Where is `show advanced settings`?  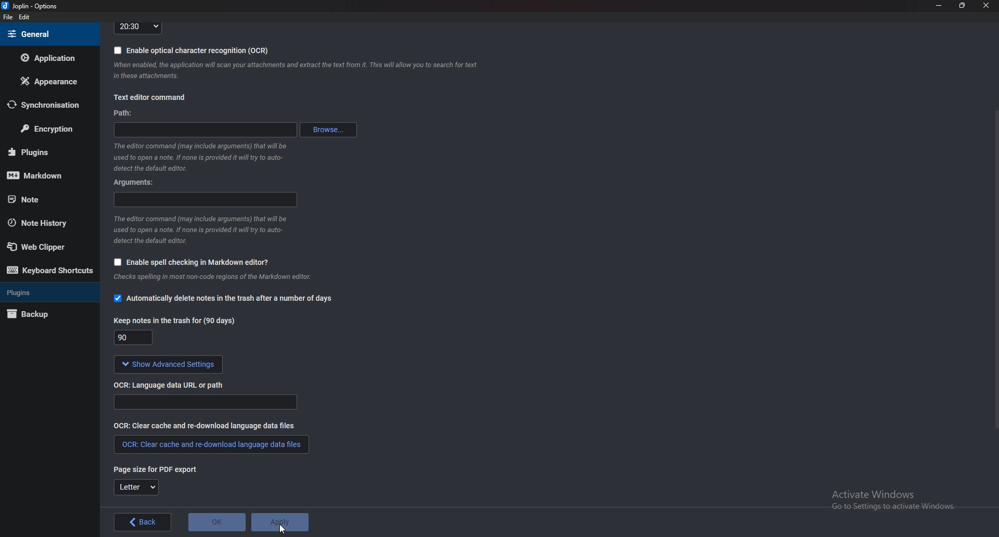 show advanced settings is located at coordinates (166, 365).